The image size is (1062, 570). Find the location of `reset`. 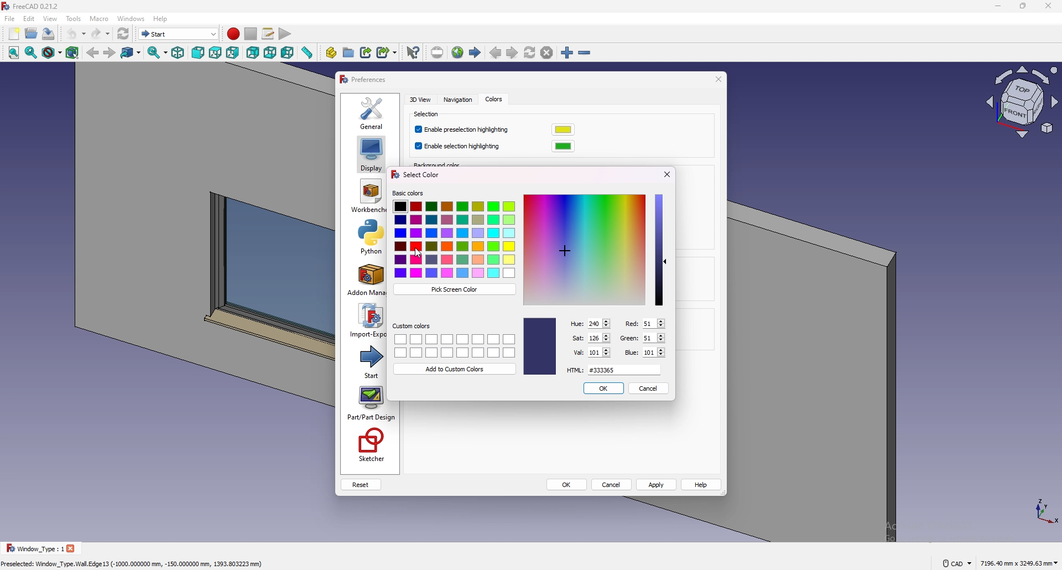

reset is located at coordinates (361, 485).